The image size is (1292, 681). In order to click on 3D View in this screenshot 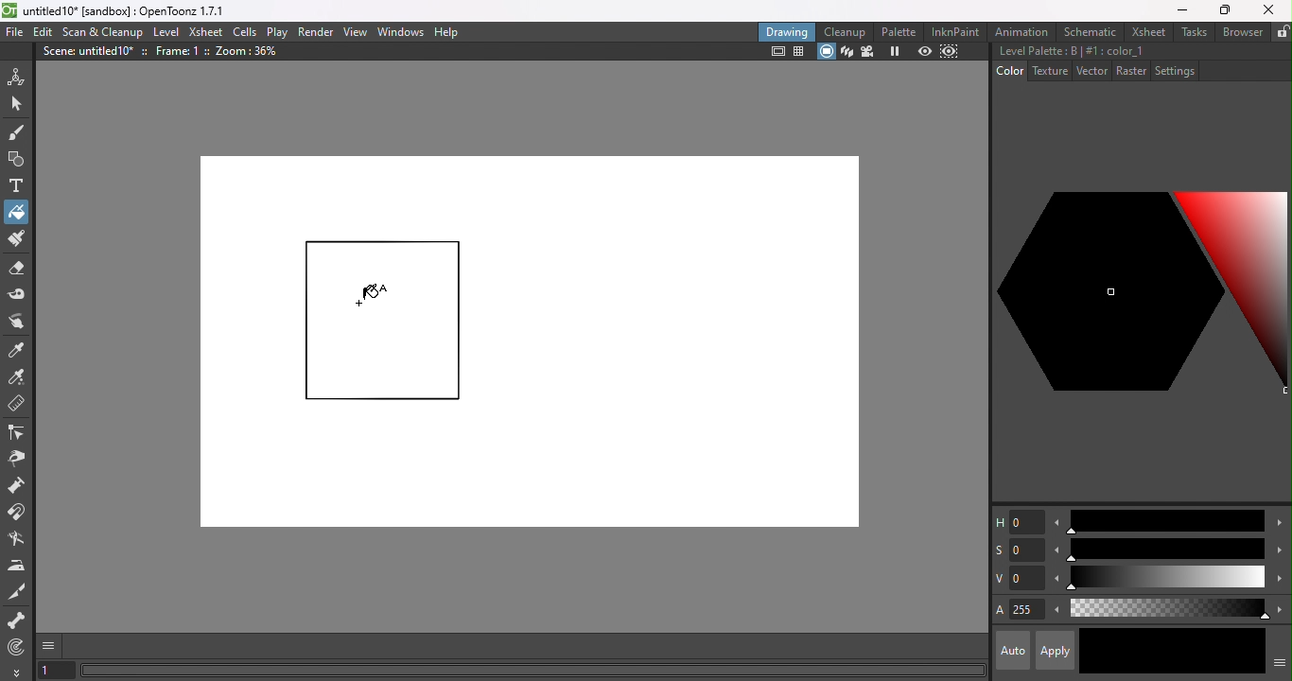, I will do `click(845, 52)`.